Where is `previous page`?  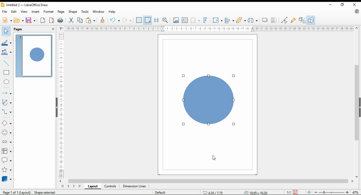 previous page is located at coordinates (69, 186).